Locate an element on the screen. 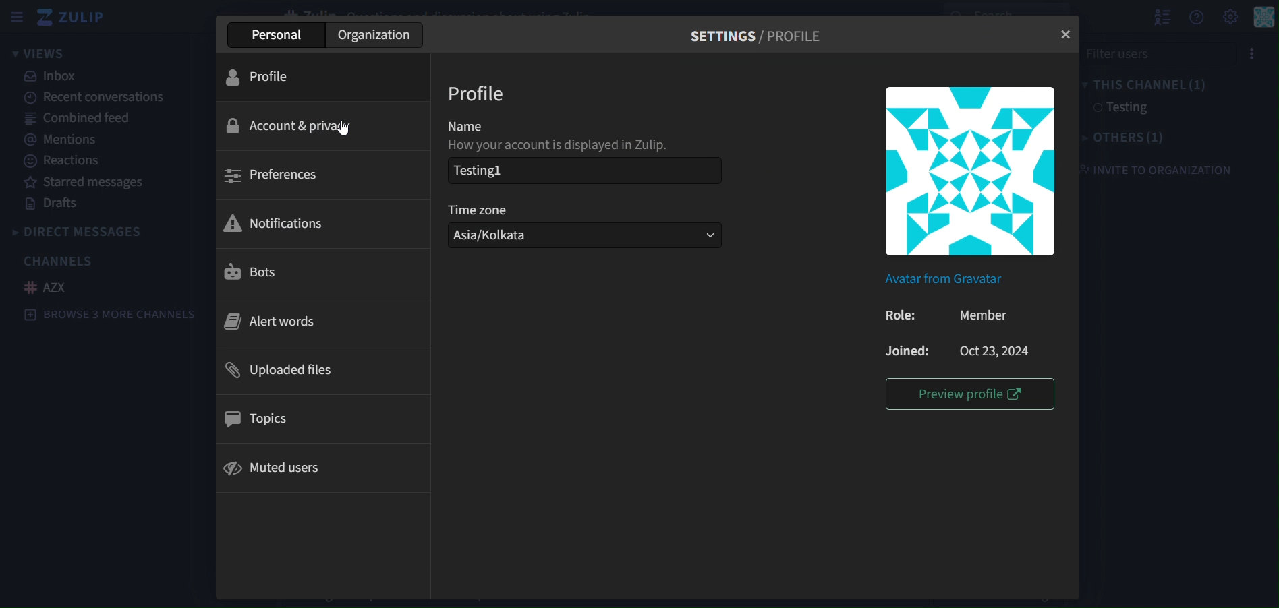  preview profile is located at coordinates (962, 392).